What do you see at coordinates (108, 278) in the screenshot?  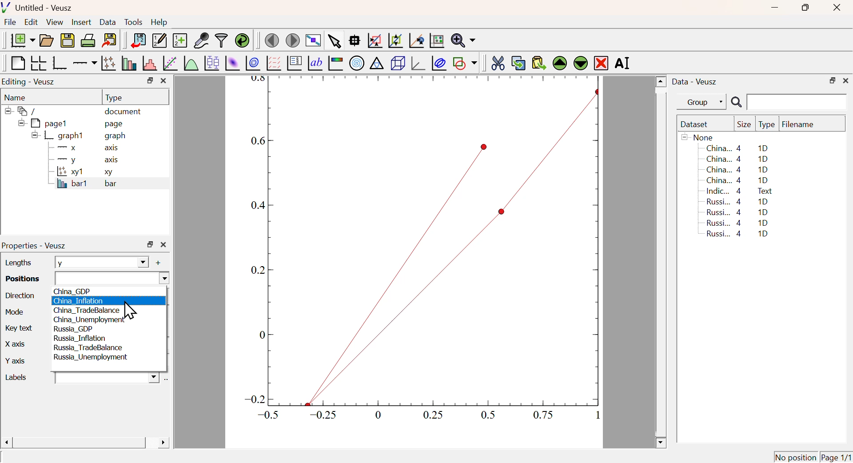 I see `Dropdown` at bounding box center [108, 278].